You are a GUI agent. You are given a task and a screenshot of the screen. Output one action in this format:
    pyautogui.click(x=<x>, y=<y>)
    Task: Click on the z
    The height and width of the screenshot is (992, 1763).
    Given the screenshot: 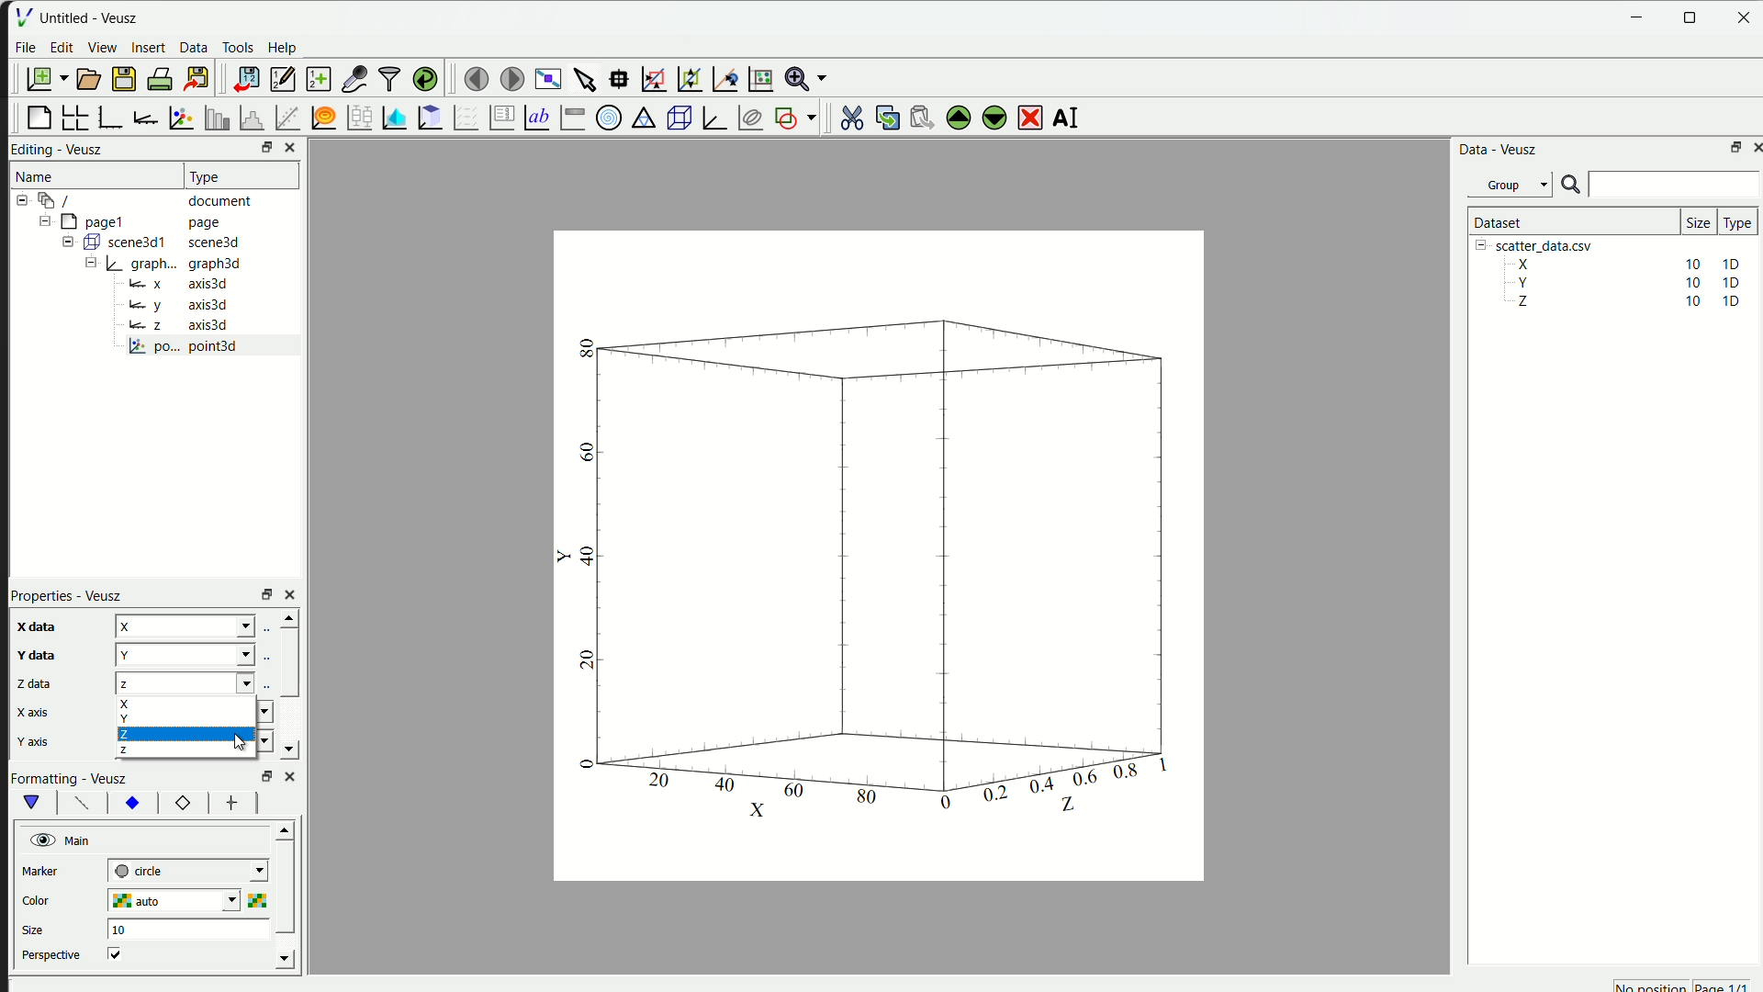 What is the action you would take?
    pyautogui.click(x=203, y=684)
    